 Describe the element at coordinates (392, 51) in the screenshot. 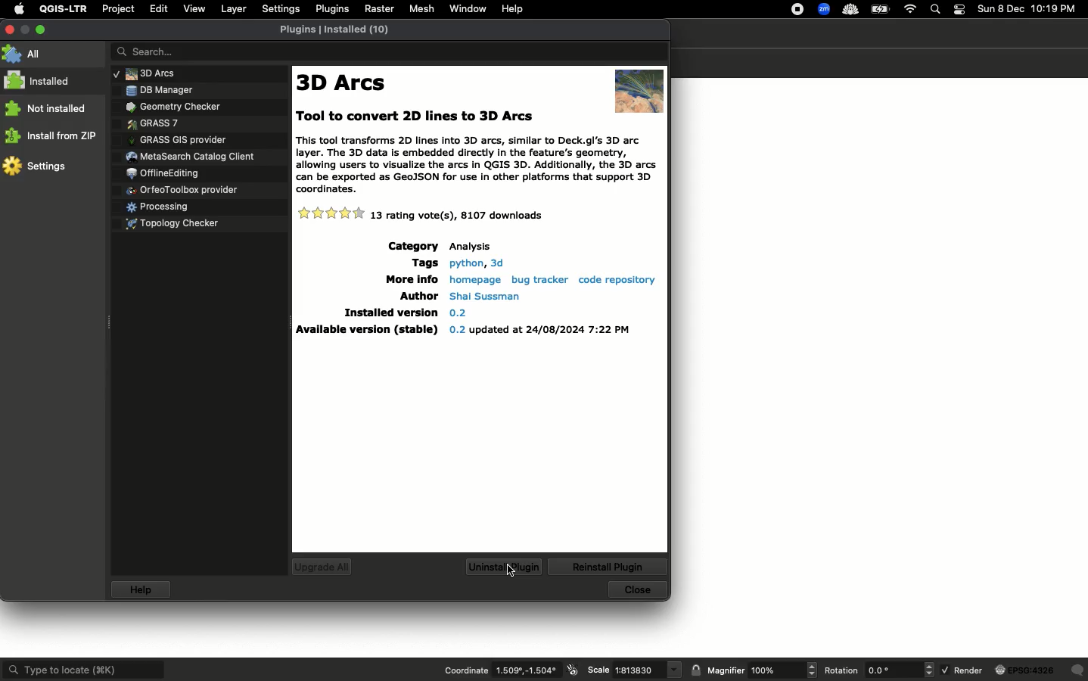

I see `Search` at that location.